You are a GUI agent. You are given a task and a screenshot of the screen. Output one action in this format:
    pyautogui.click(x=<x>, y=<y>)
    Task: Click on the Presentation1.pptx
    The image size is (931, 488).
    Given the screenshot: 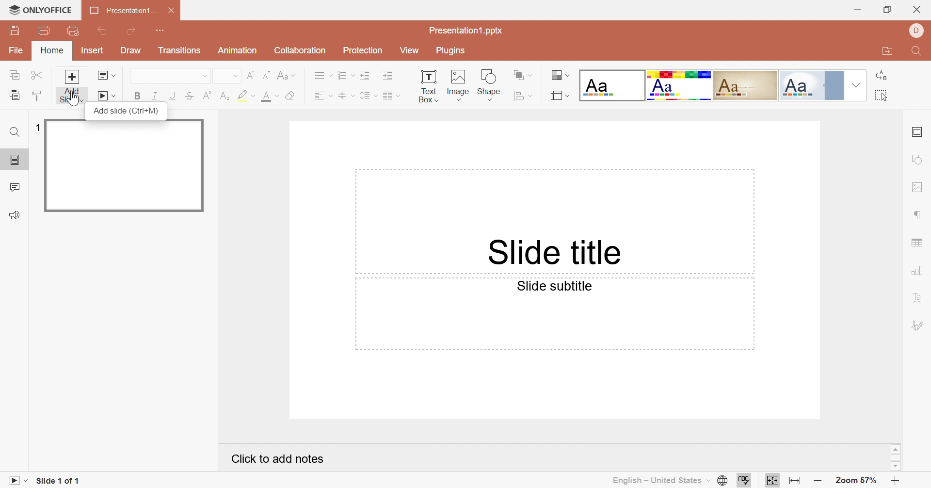 What is the action you would take?
    pyautogui.click(x=467, y=31)
    